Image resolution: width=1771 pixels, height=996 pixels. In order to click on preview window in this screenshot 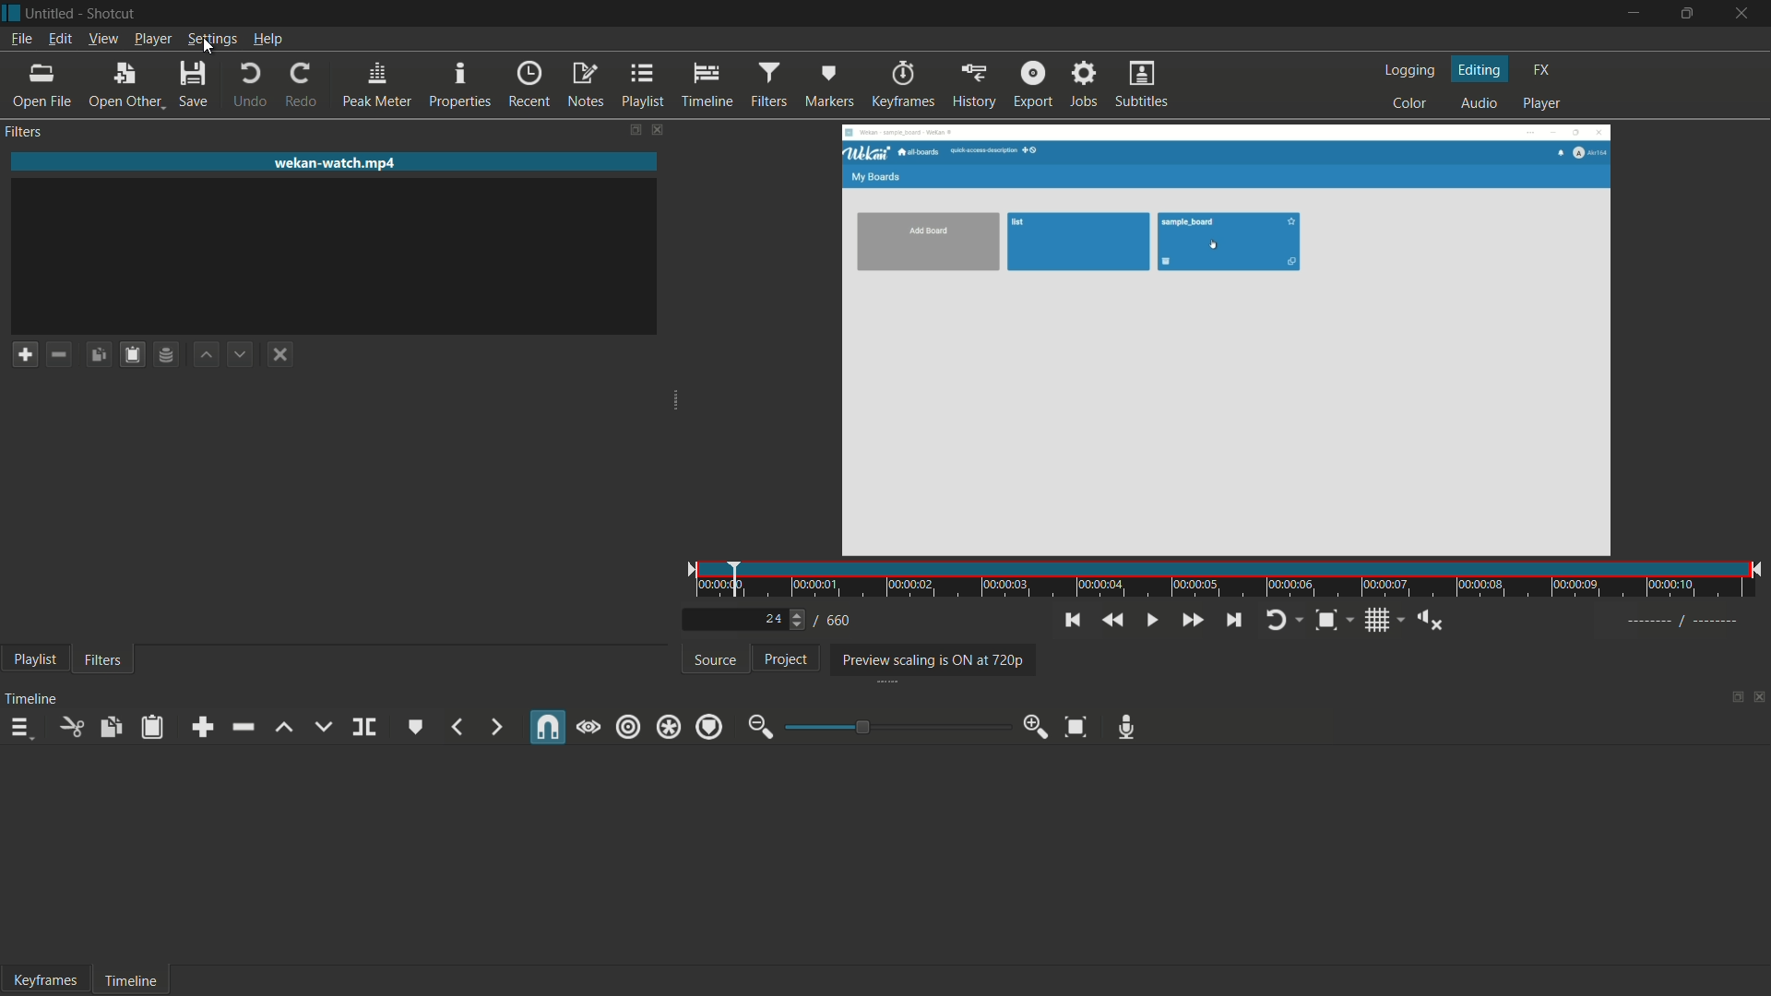, I will do `click(1225, 341)`.